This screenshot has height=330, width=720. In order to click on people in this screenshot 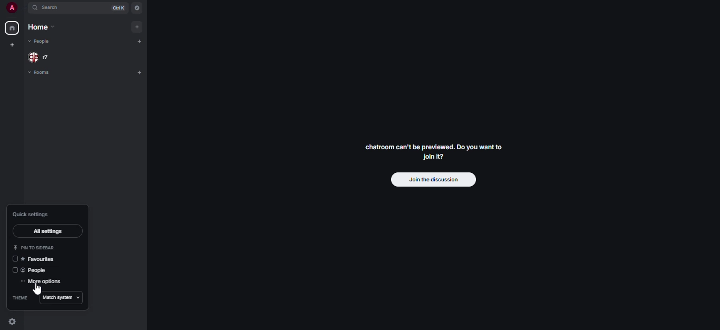, I will do `click(41, 57)`.